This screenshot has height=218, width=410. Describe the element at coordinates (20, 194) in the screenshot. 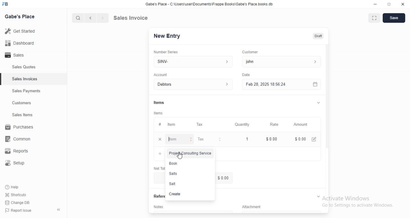

I see `Shortcuts` at that location.